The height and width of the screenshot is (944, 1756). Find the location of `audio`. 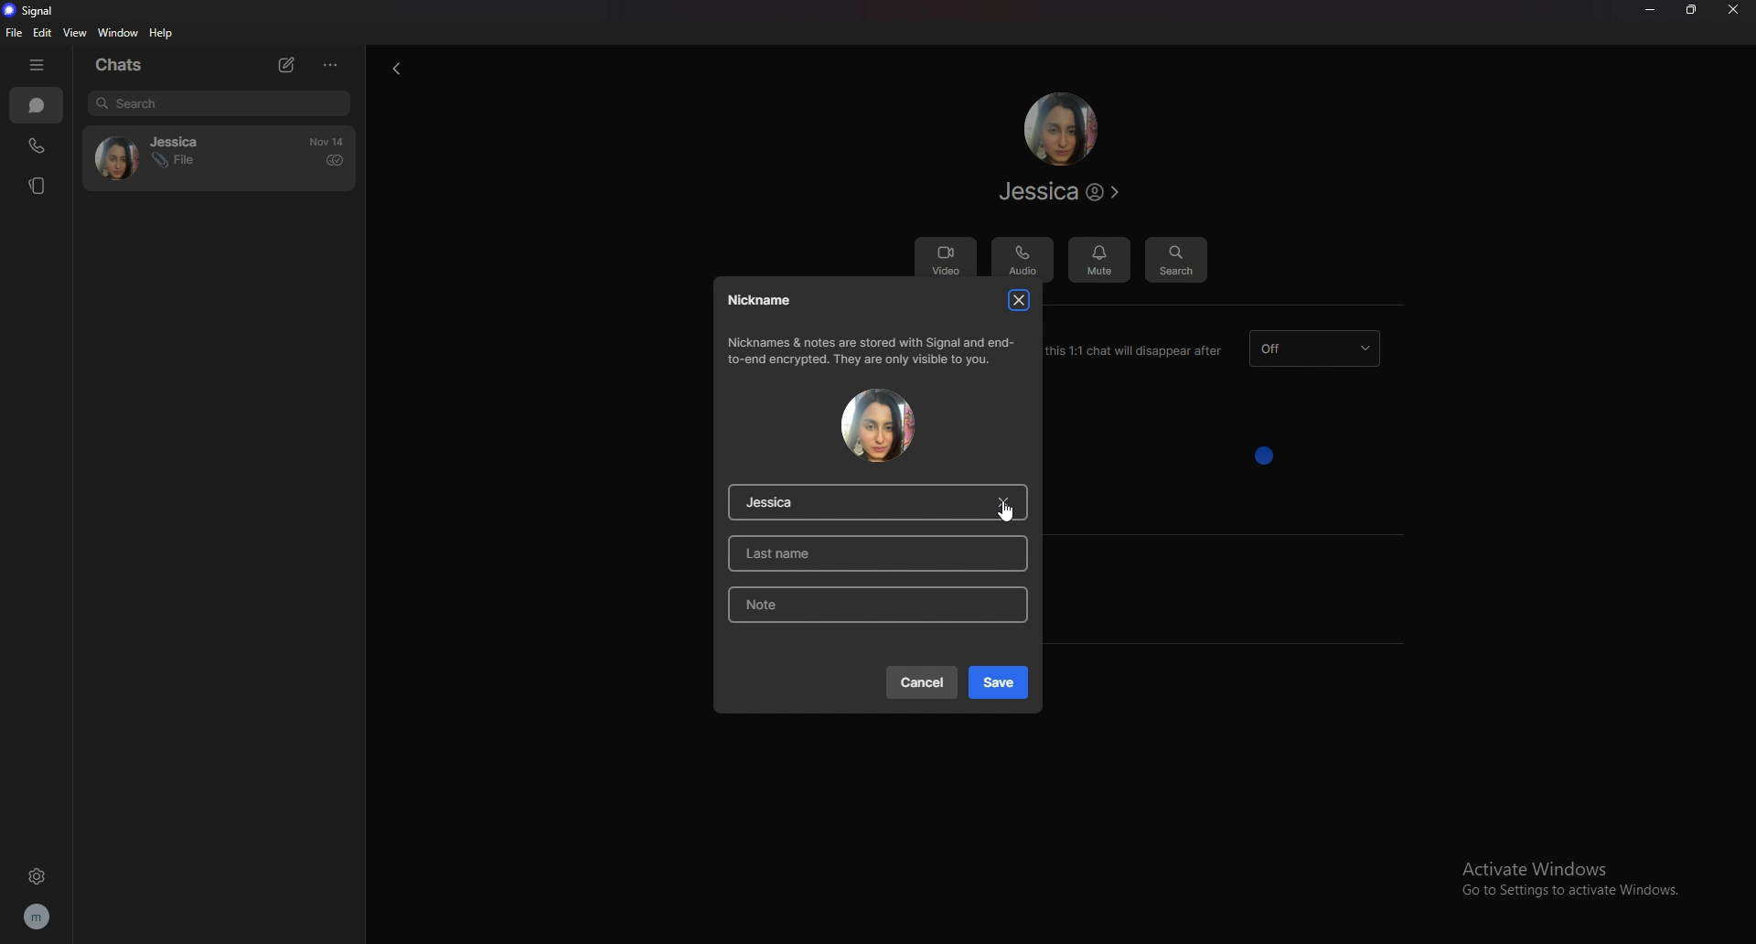

audio is located at coordinates (1022, 261).